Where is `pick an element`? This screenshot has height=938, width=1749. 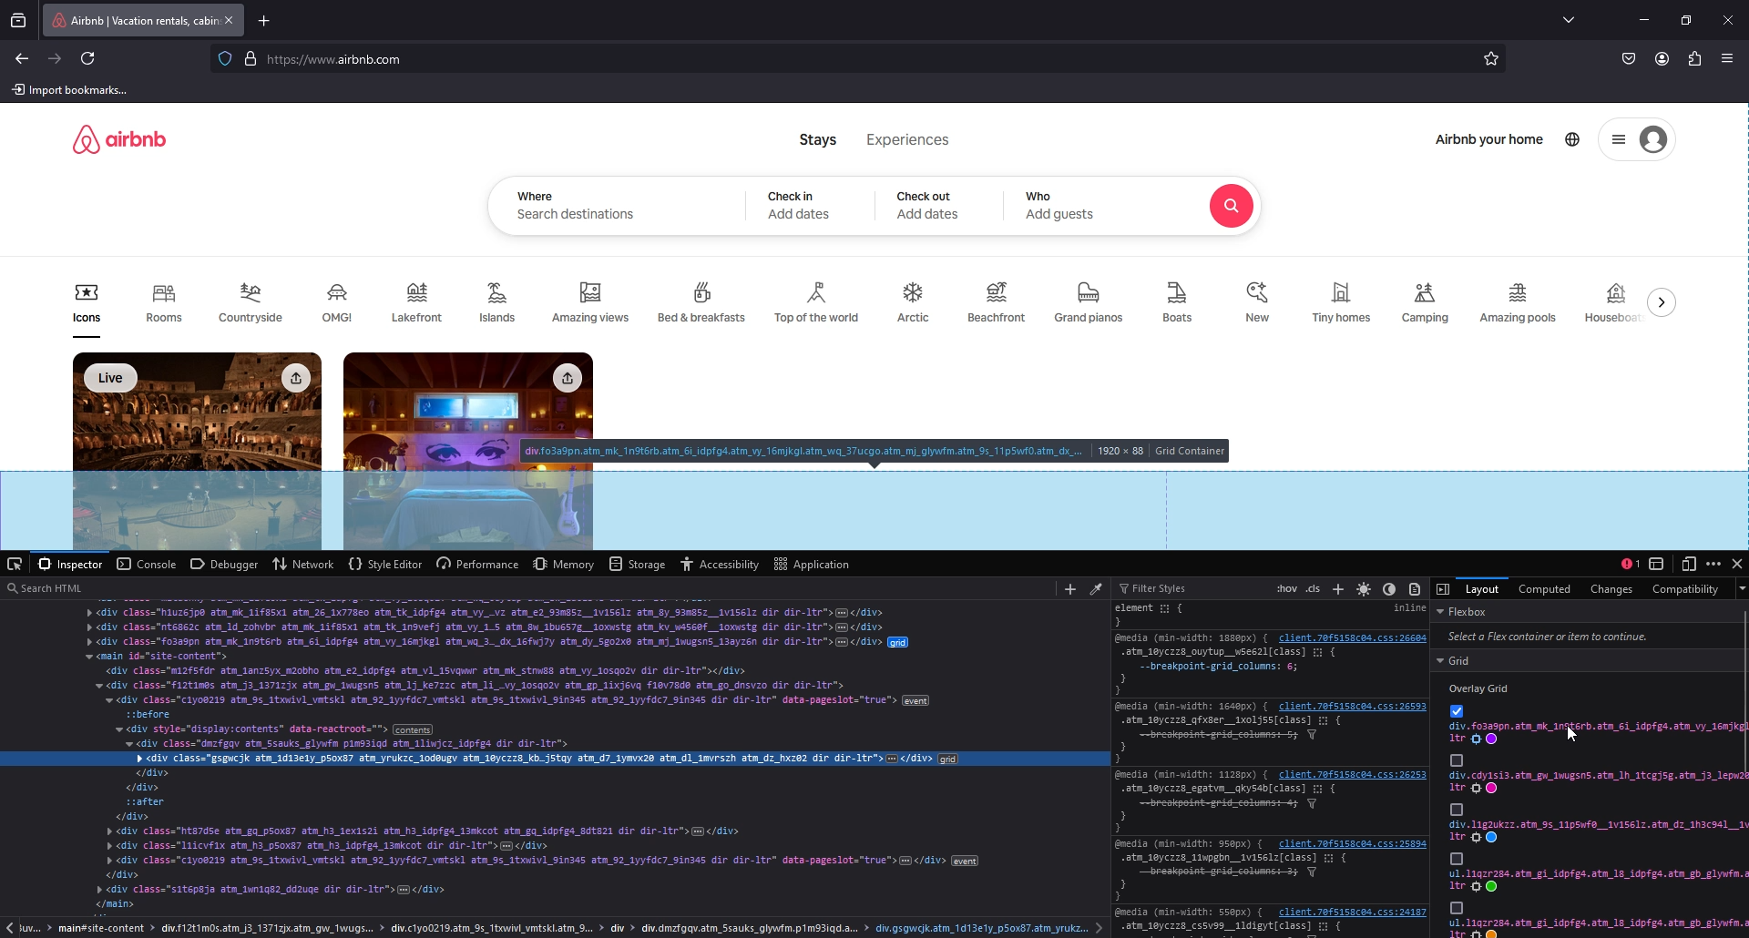
pick an element is located at coordinates (16, 564).